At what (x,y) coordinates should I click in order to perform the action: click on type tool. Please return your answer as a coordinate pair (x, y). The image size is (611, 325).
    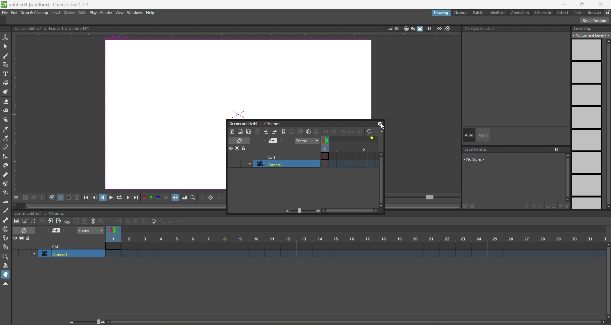
    Looking at the image, I should click on (5, 75).